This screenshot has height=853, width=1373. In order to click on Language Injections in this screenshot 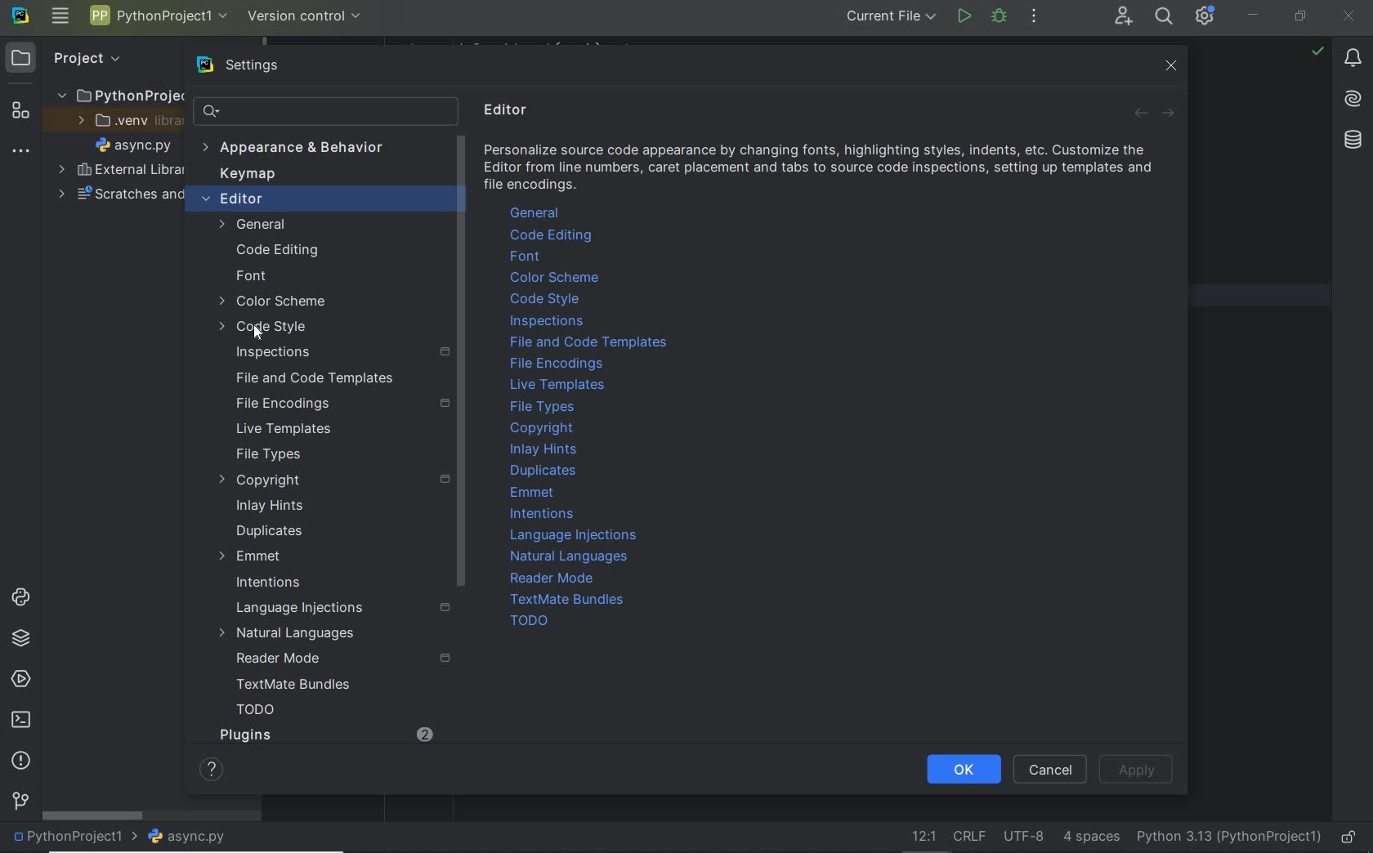, I will do `click(575, 535)`.